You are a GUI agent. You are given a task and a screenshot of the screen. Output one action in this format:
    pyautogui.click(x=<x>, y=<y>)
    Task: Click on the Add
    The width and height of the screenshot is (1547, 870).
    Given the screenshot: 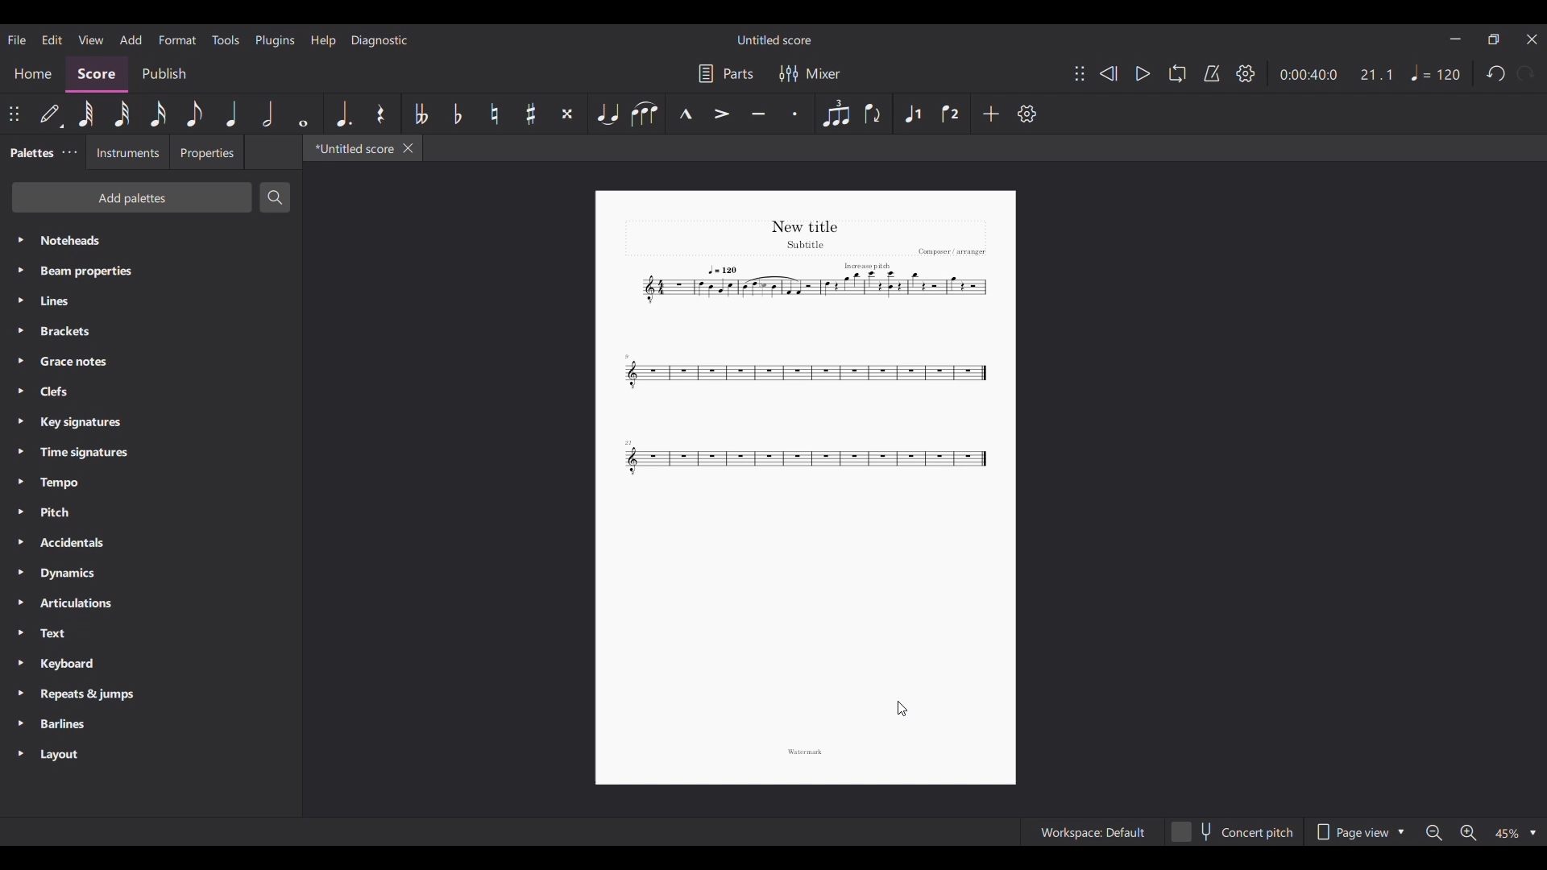 What is the action you would take?
    pyautogui.click(x=990, y=114)
    